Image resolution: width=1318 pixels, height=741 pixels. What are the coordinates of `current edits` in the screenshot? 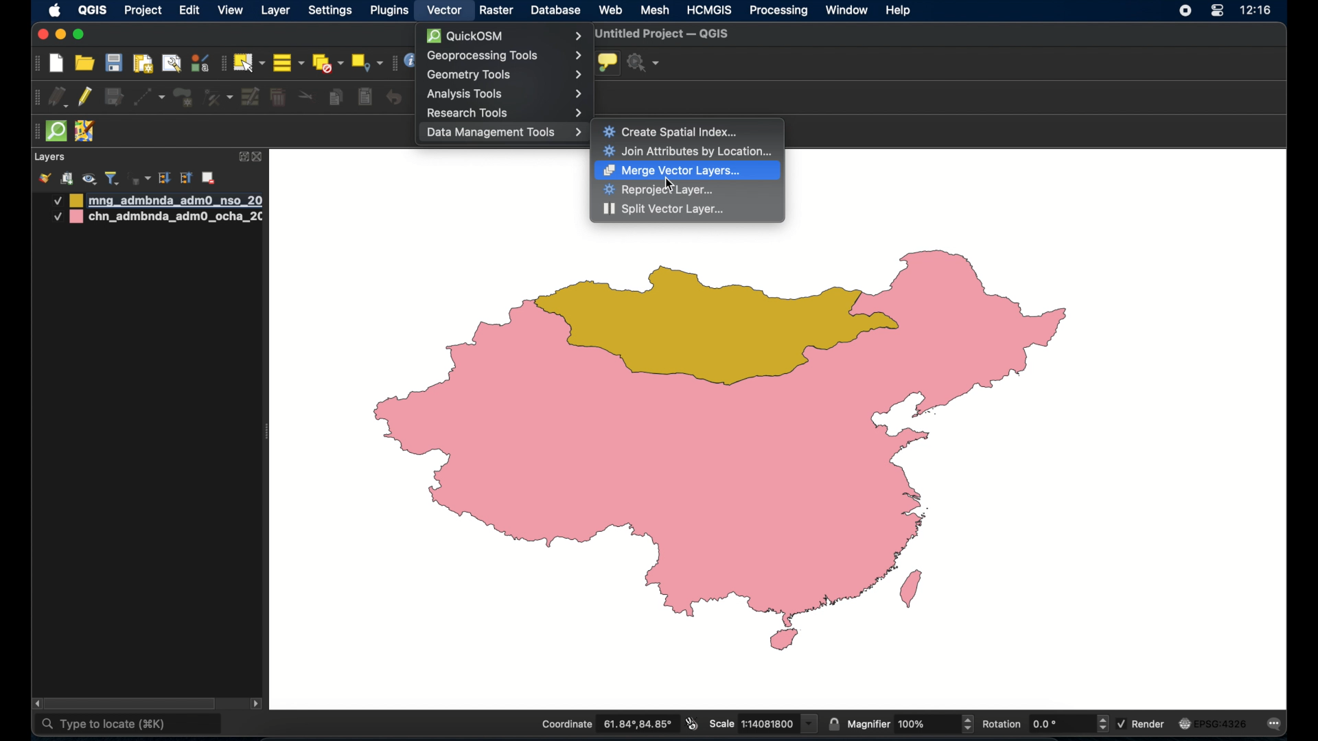 It's located at (60, 99).